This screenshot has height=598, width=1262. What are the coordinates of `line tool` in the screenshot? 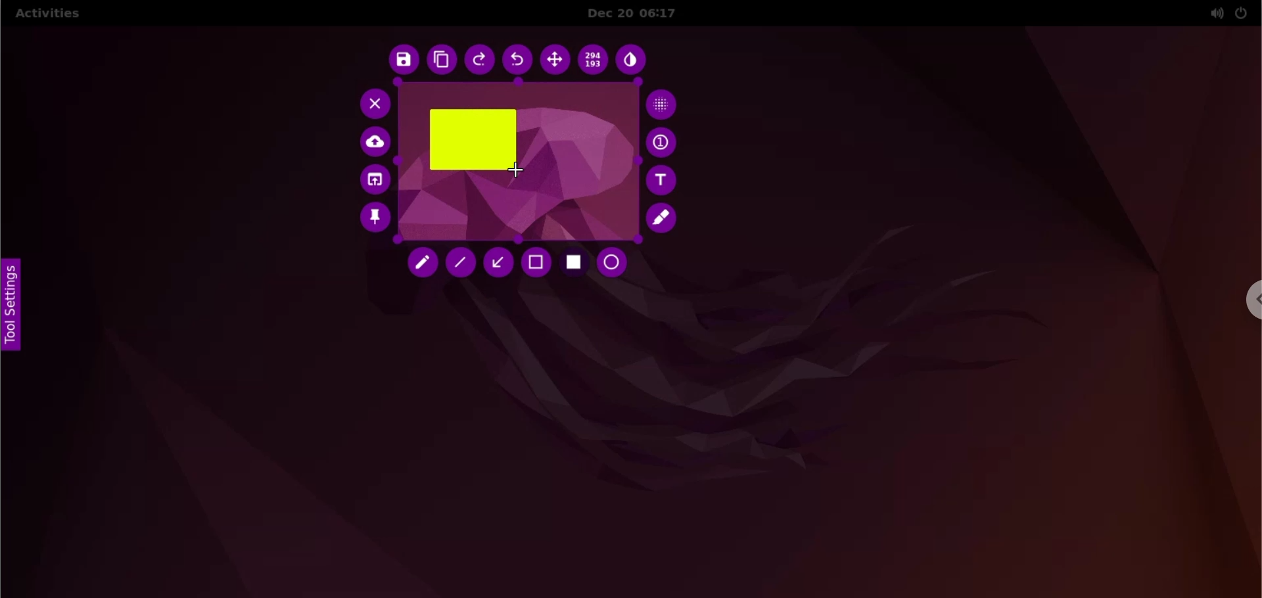 It's located at (461, 263).